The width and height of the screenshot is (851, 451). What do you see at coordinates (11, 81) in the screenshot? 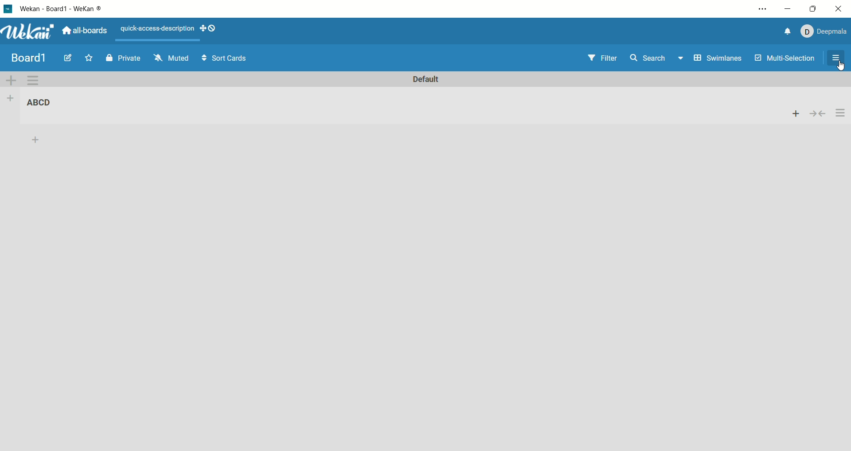
I see `add swimlane` at bounding box center [11, 81].